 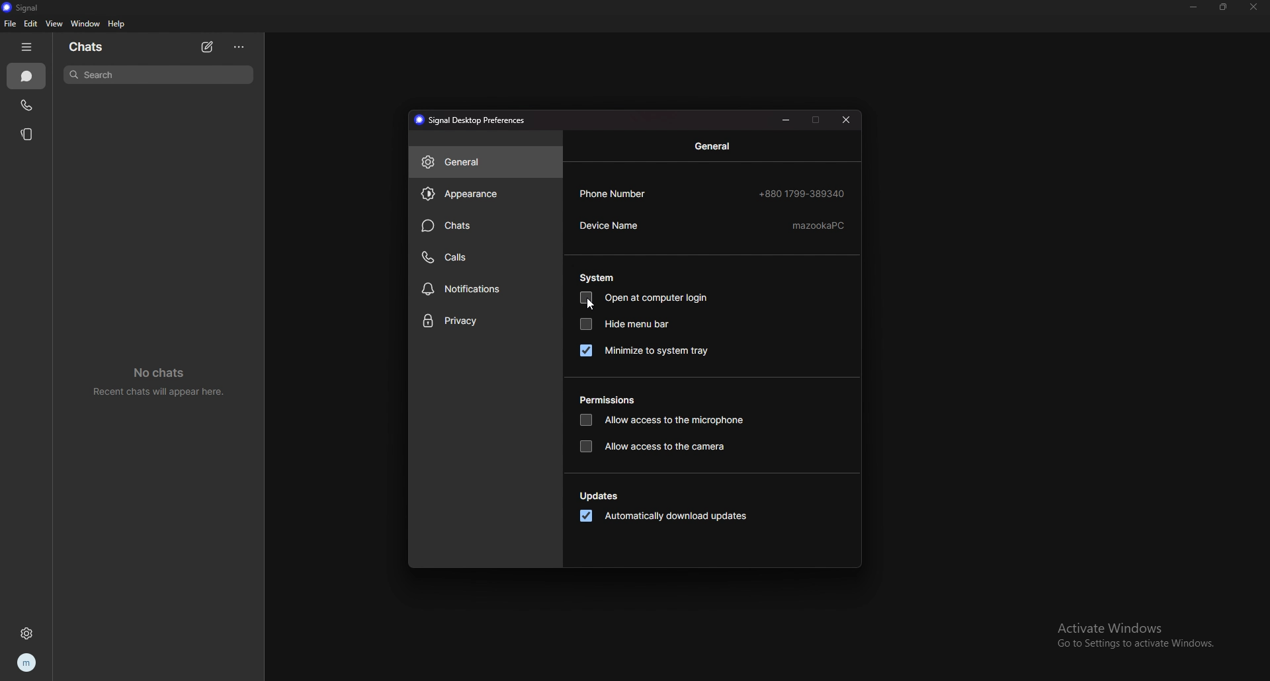 What do you see at coordinates (1252, 7) in the screenshot?
I see `close` at bounding box center [1252, 7].